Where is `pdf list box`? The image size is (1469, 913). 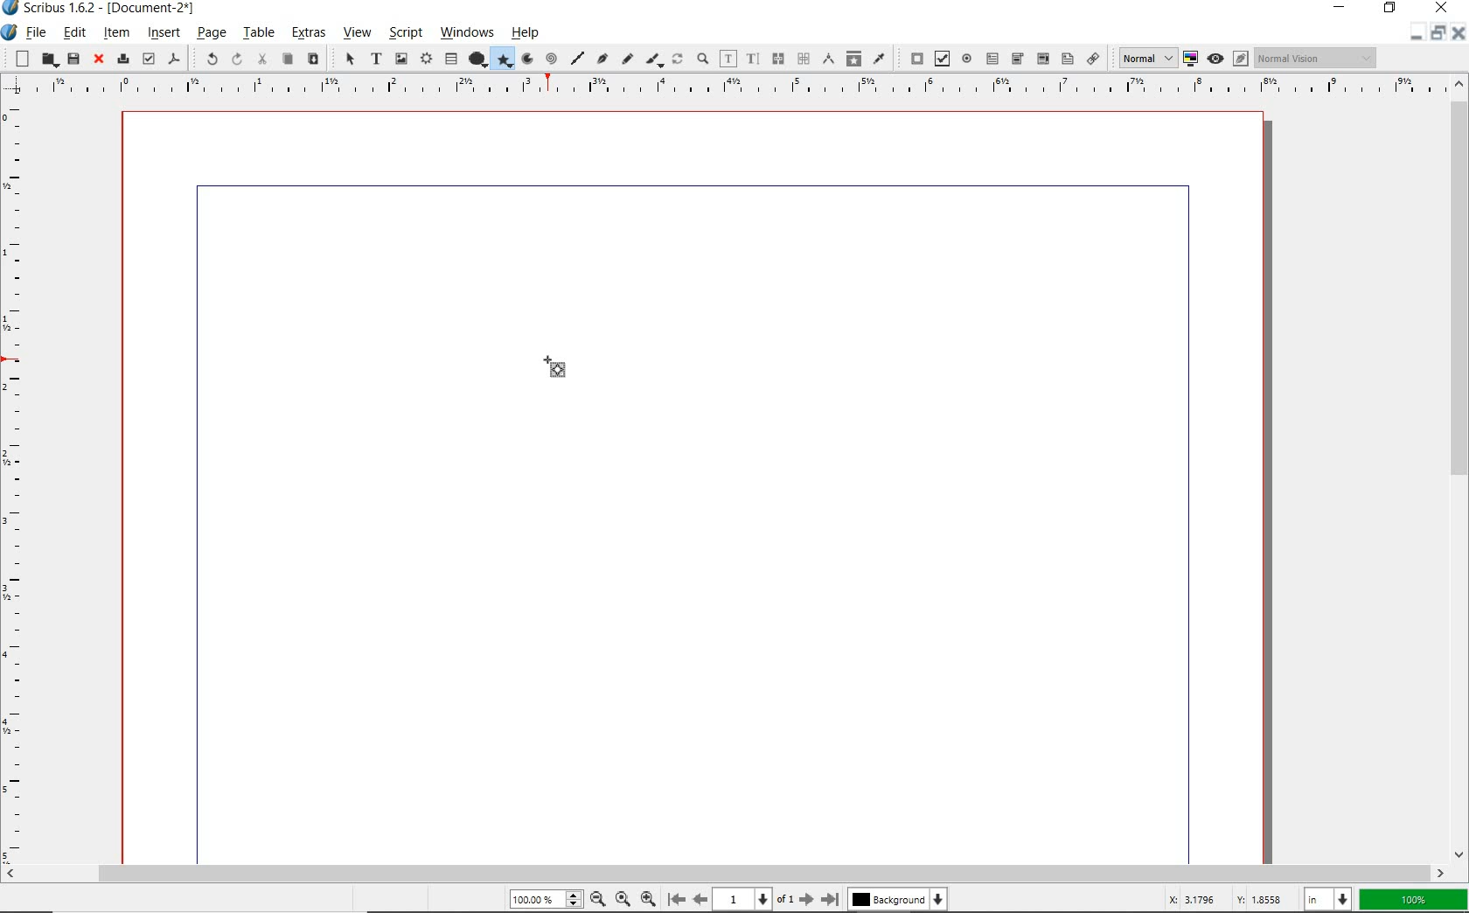
pdf list box is located at coordinates (1068, 59).